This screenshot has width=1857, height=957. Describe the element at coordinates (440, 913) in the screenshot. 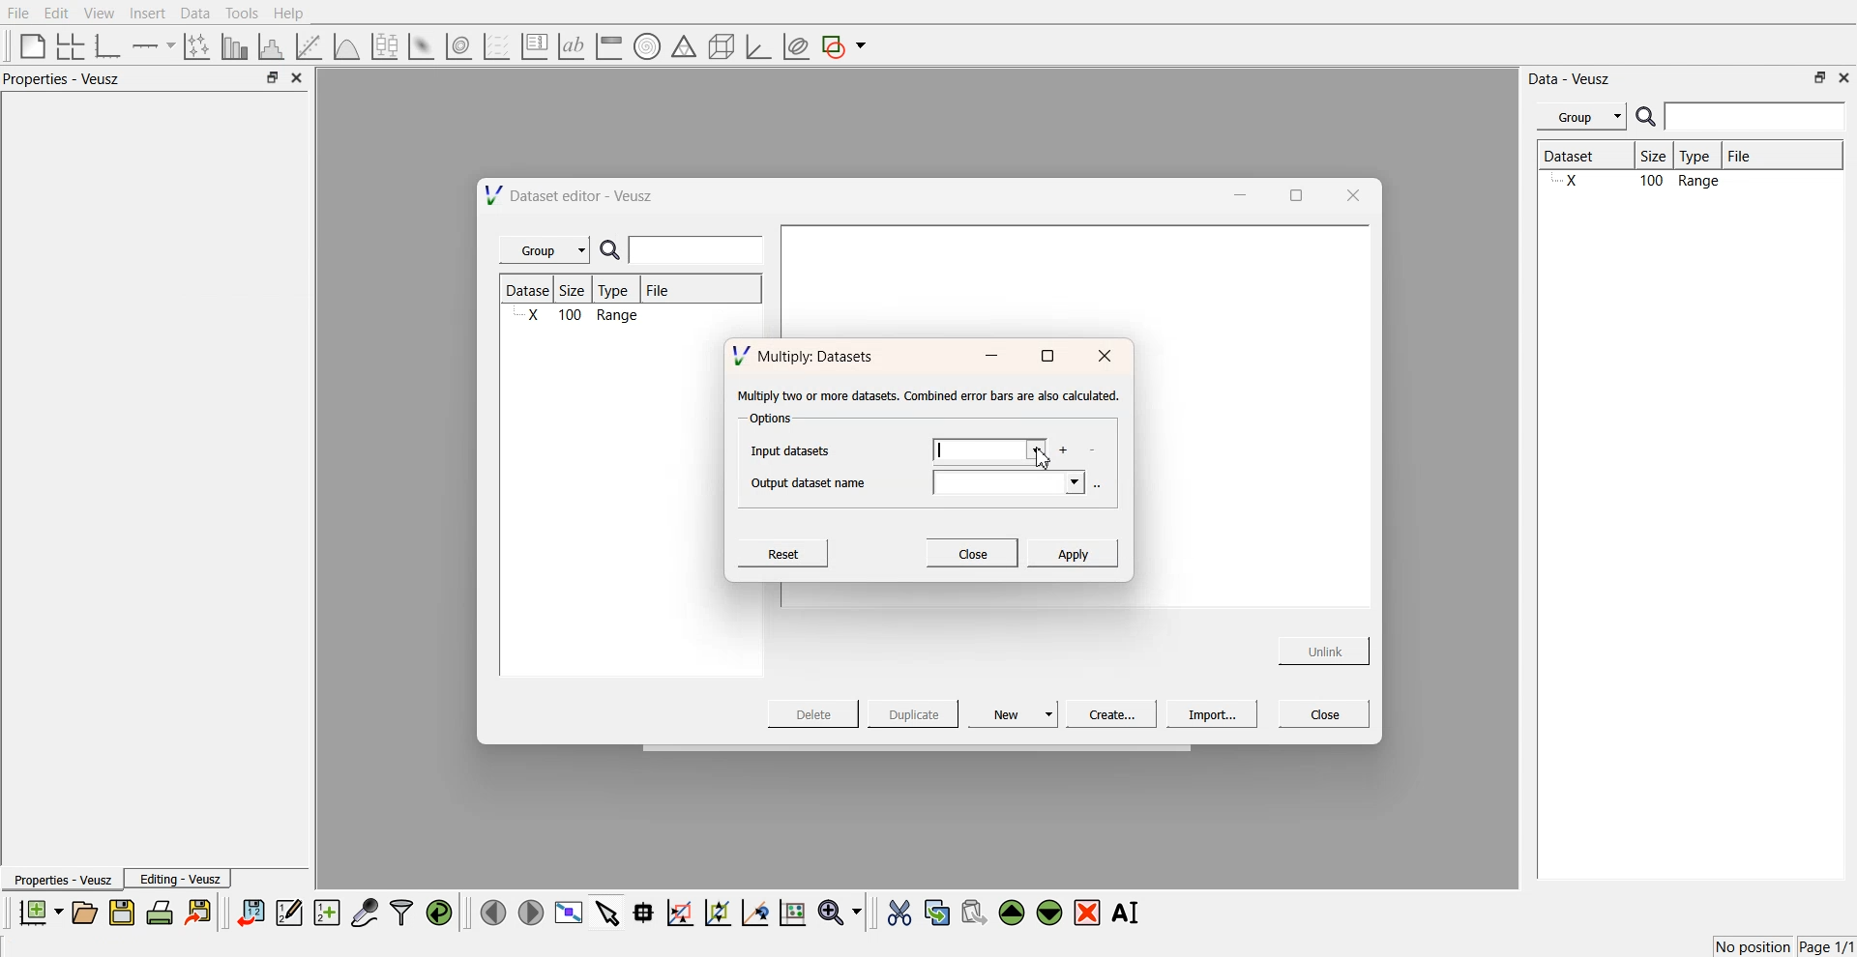

I see `reload the data points` at that location.